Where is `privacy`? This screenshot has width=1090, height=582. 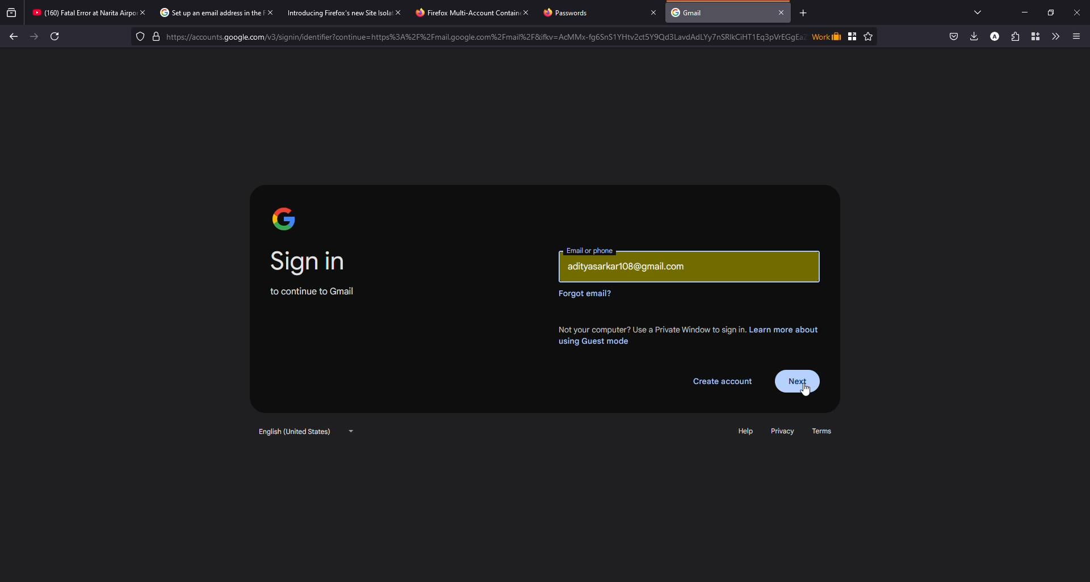 privacy is located at coordinates (783, 431).